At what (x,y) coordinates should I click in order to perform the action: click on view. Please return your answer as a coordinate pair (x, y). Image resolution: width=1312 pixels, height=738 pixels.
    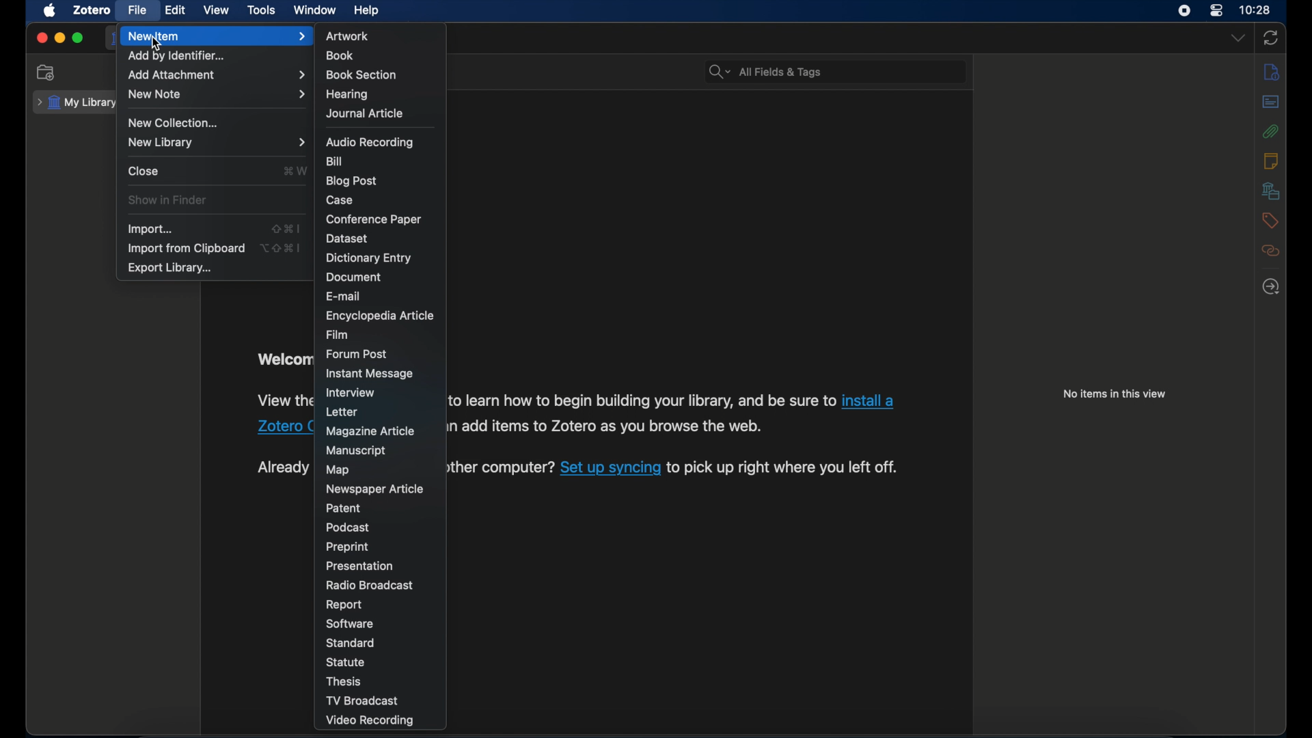
    Looking at the image, I should click on (217, 10).